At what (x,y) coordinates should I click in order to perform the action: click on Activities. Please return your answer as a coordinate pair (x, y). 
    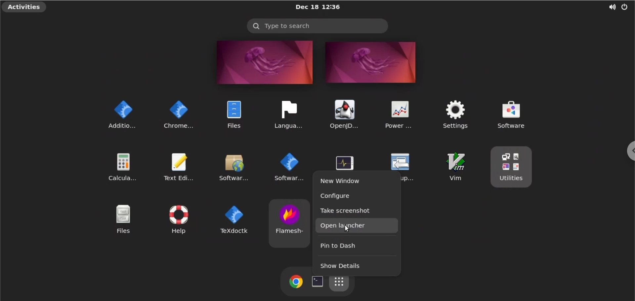
    Looking at the image, I should click on (25, 8).